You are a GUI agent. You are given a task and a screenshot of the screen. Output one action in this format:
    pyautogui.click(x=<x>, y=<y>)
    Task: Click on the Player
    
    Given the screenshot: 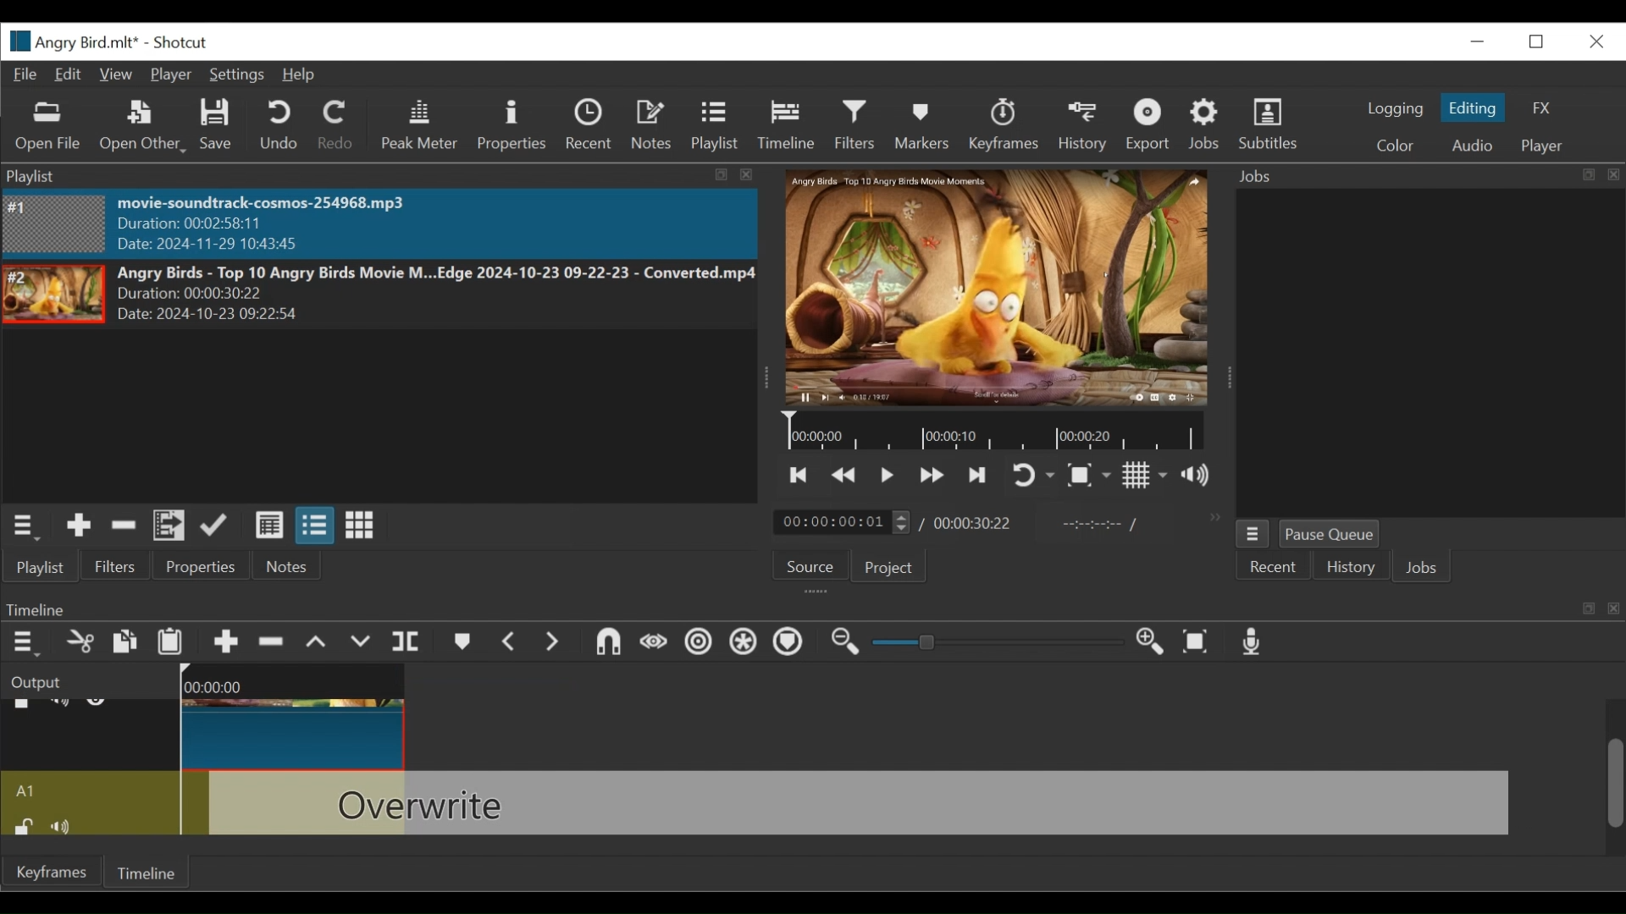 What is the action you would take?
    pyautogui.click(x=169, y=75)
    